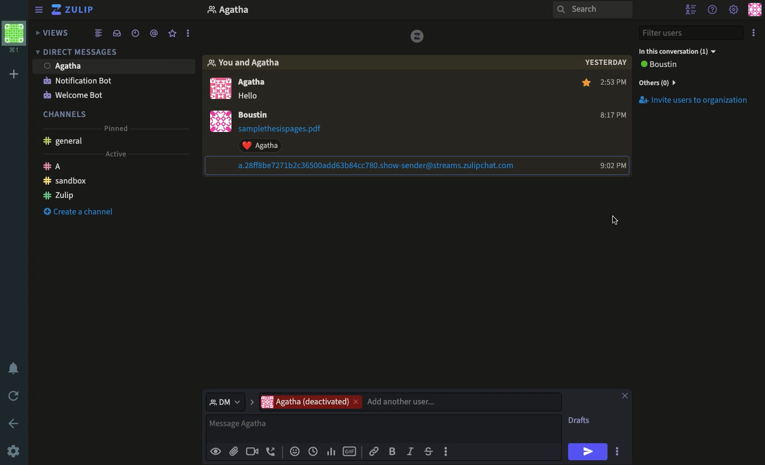 The width and height of the screenshot is (765, 465). What do you see at coordinates (611, 164) in the screenshot?
I see `Time` at bounding box center [611, 164].